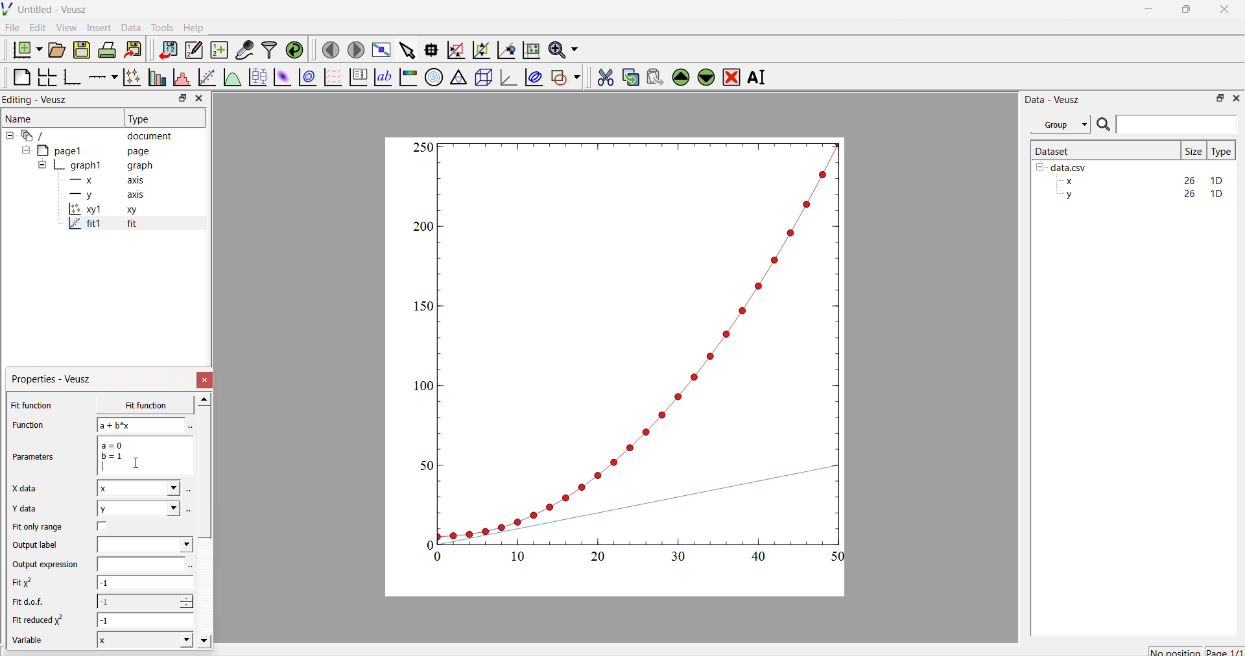 The width and height of the screenshot is (1245, 656). Describe the element at coordinates (40, 620) in the screenshot. I see `Fit reduced x^2` at that location.